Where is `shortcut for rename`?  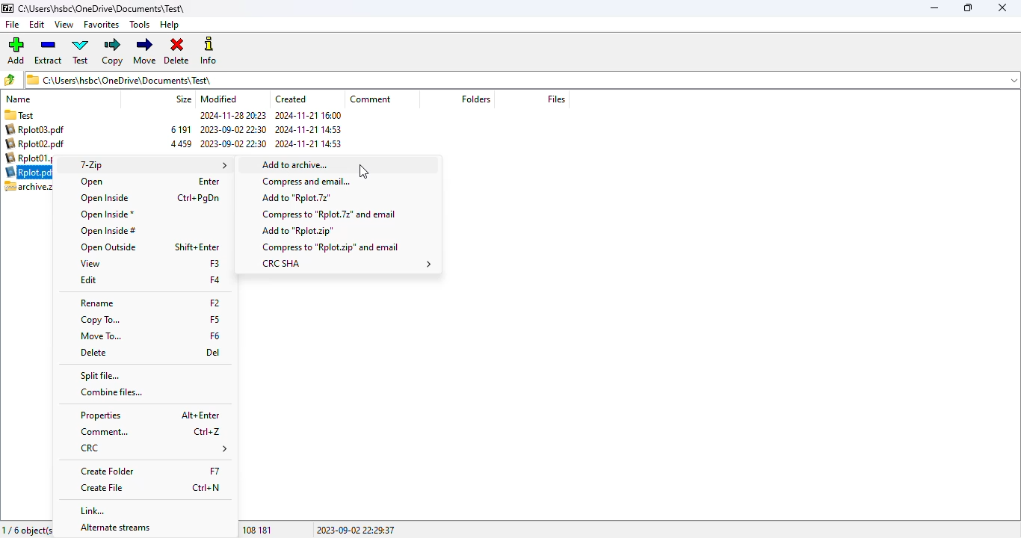 shortcut for rename is located at coordinates (215, 303).